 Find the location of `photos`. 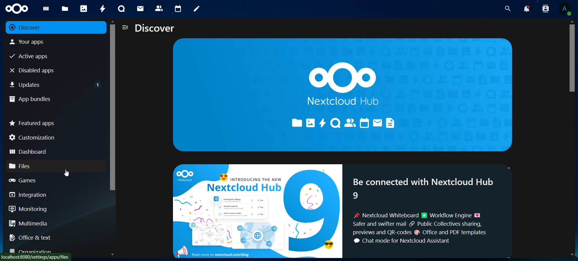

photos is located at coordinates (83, 8).